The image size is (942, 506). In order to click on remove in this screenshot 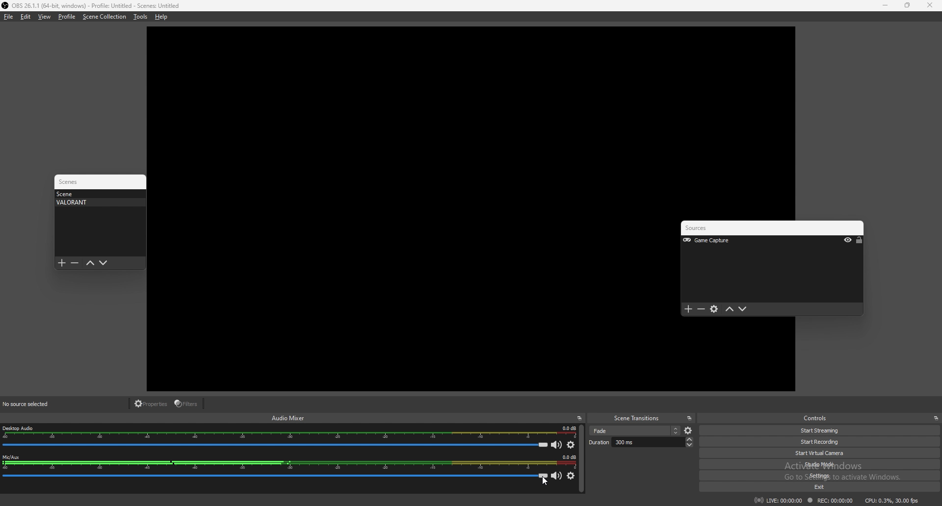, I will do `click(702, 310)`.